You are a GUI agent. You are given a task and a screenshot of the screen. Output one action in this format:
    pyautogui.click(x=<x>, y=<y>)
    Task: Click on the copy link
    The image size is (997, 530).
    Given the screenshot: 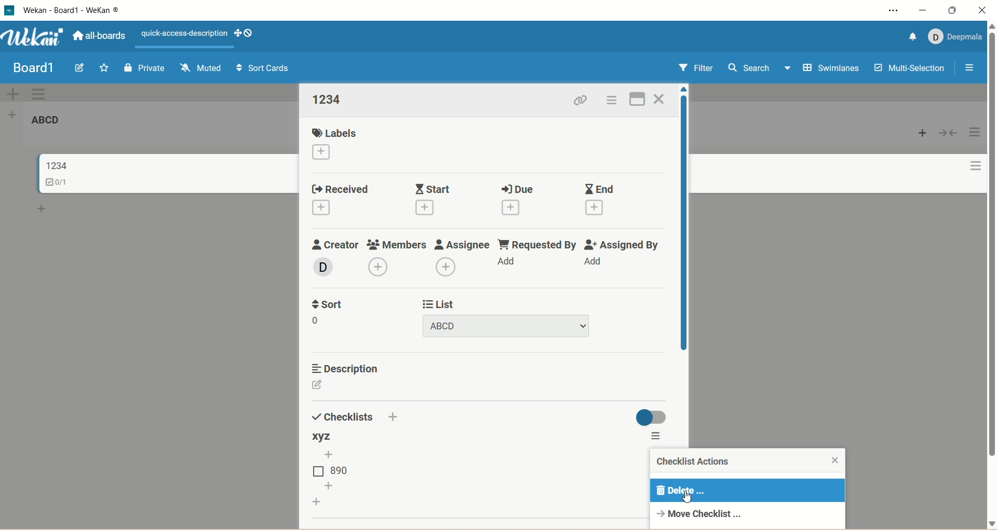 What is the action you would take?
    pyautogui.click(x=587, y=101)
    